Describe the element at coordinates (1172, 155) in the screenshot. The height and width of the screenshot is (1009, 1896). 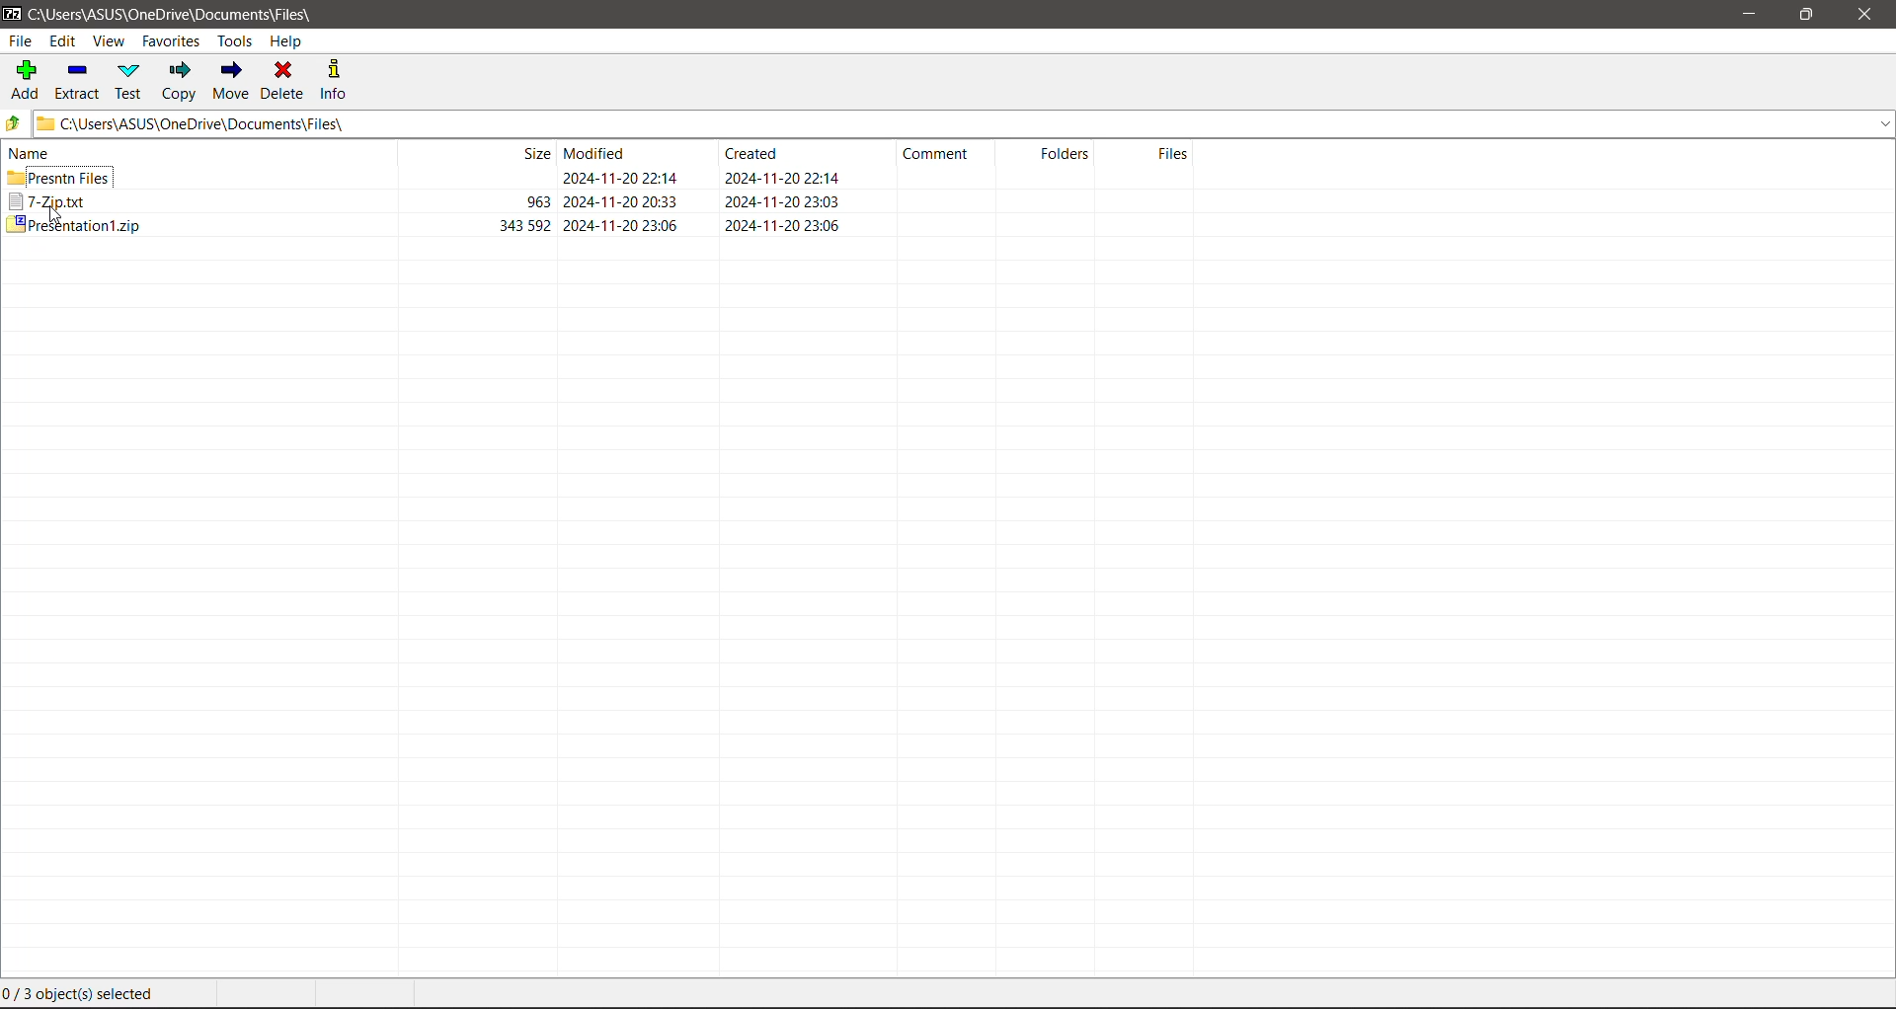
I see `Files` at that location.